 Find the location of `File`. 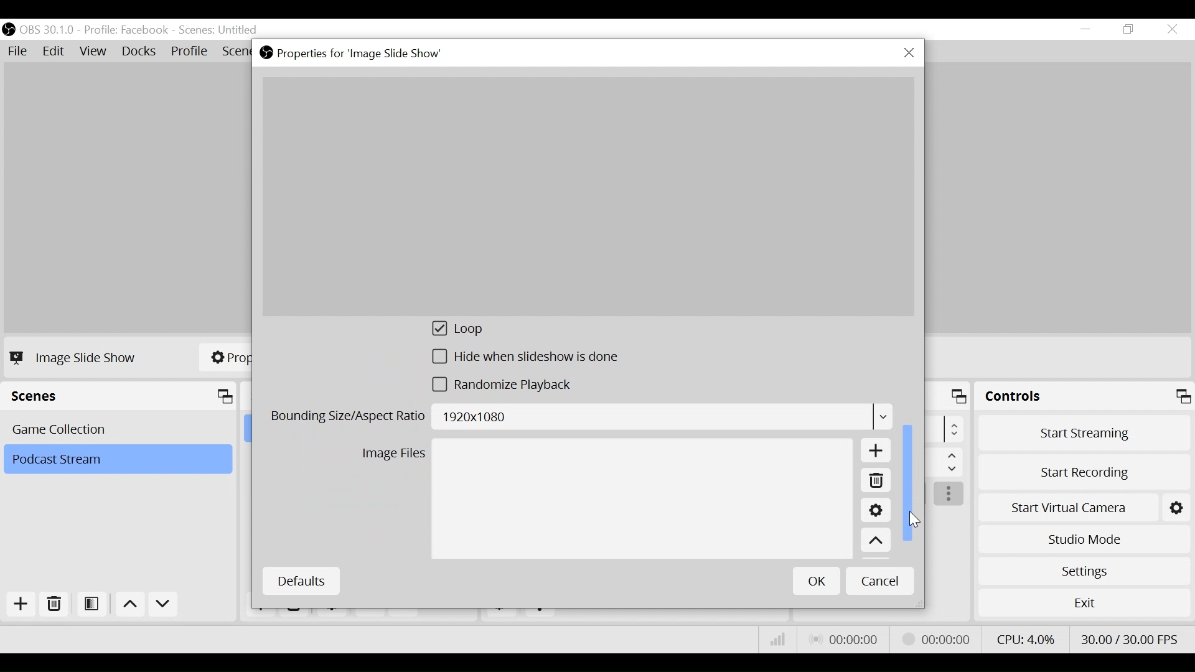

File is located at coordinates (20, 52).